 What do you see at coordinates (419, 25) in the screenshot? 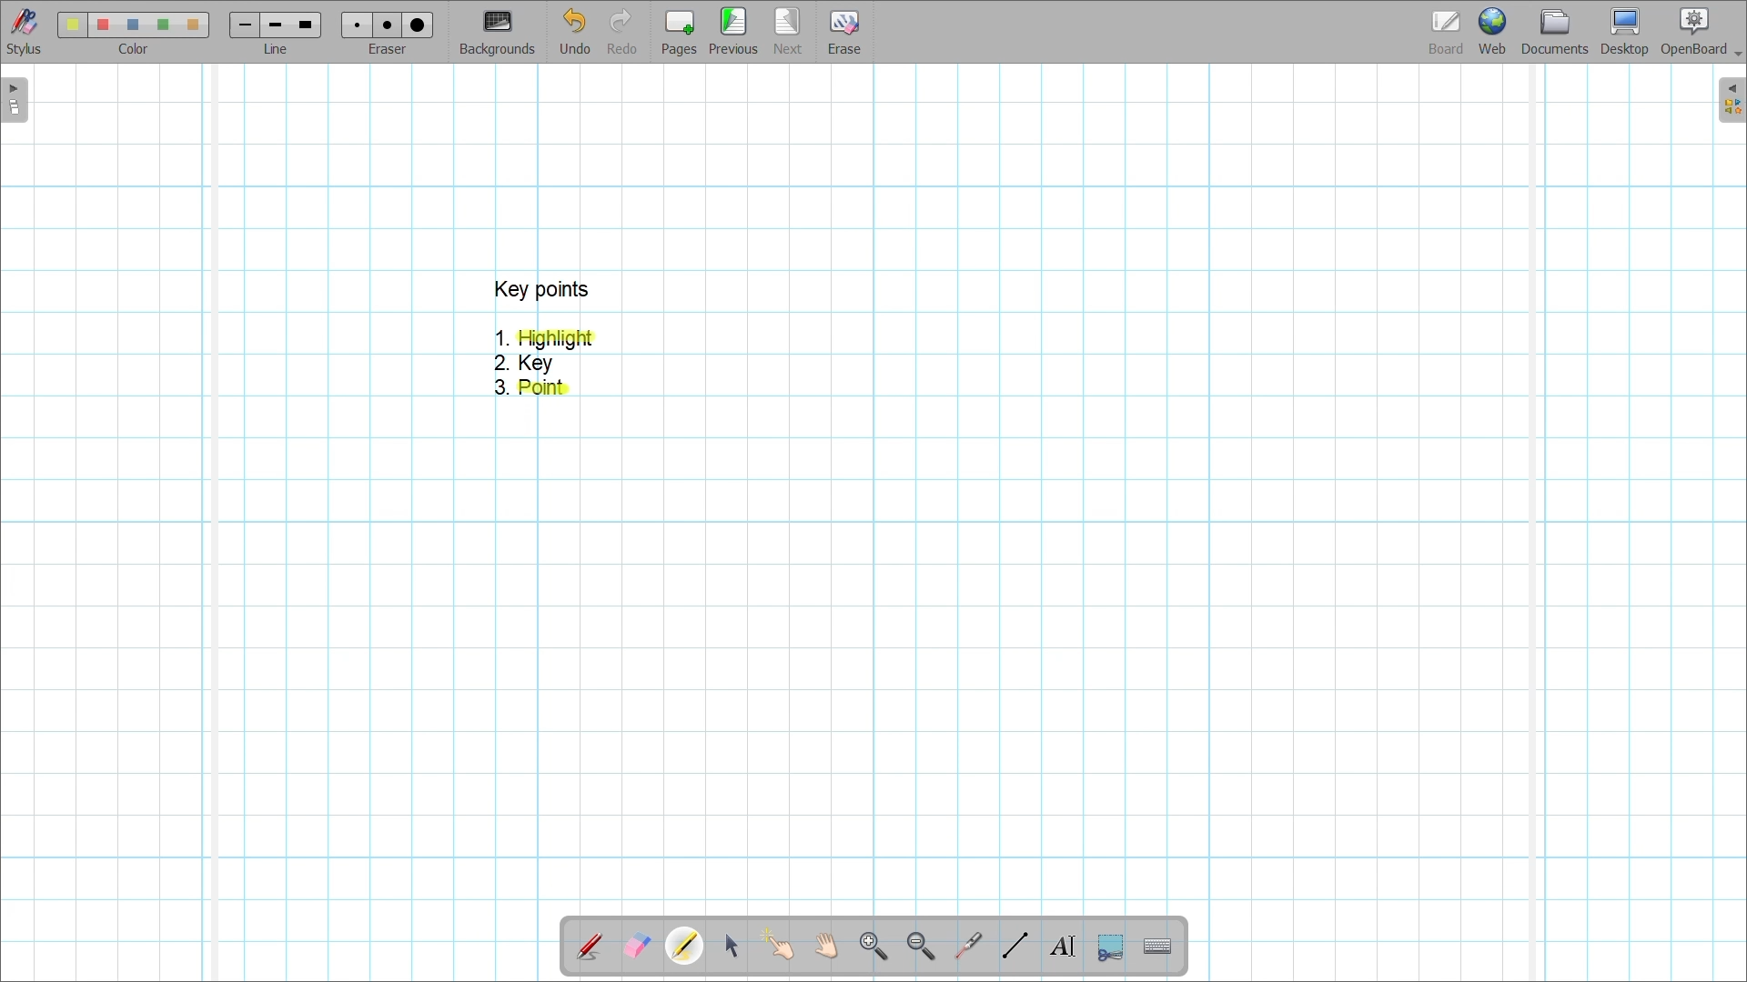
I see `eraser 3` at bounding box center [419, 25].